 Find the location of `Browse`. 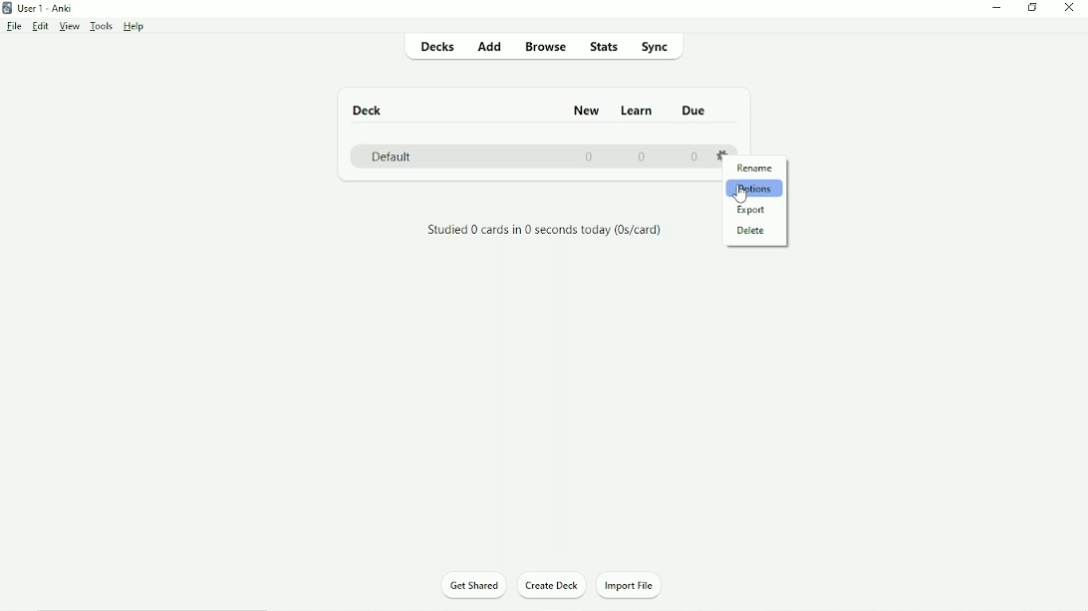

Browse is located at coordinates (547, 46).